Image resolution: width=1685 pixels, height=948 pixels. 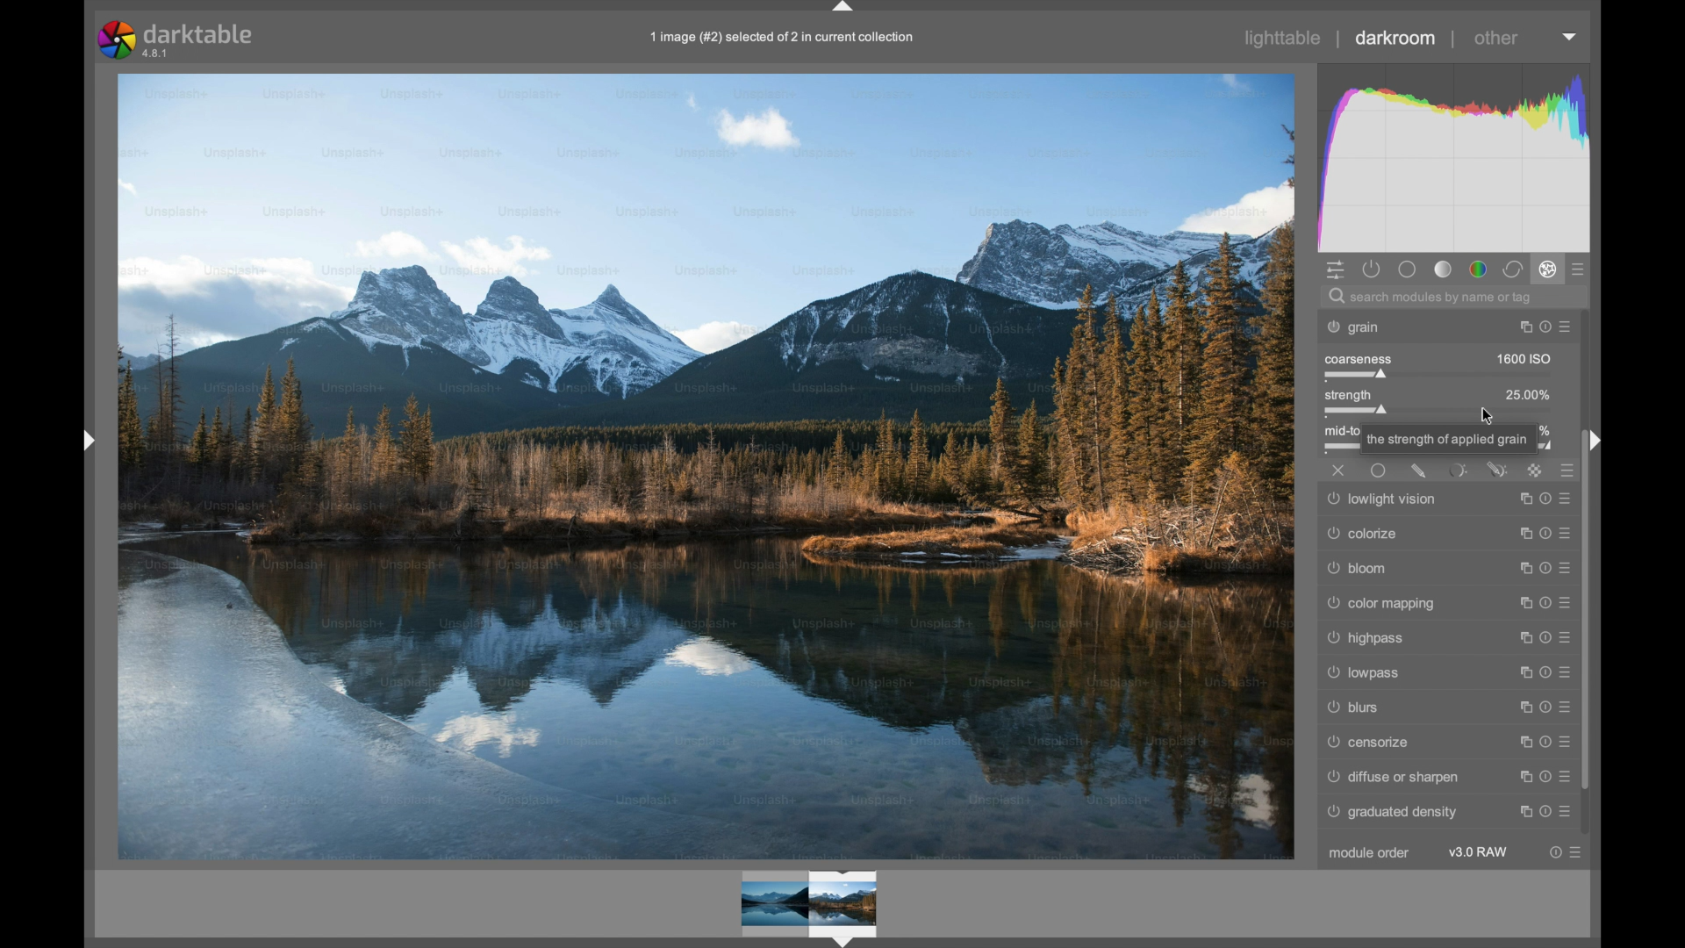 I want to click on censorize, so click(x=1366, y=743).